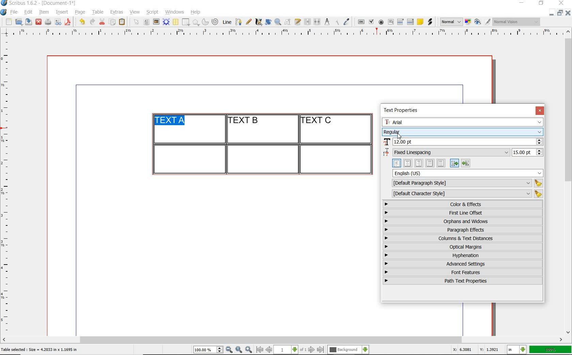  Describe the element at coordinates (420, 22) in the screenshot. I see `text annotation` at that location.